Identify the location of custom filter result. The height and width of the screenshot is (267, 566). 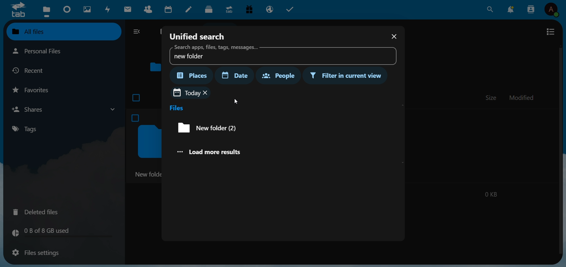
(210, 128).